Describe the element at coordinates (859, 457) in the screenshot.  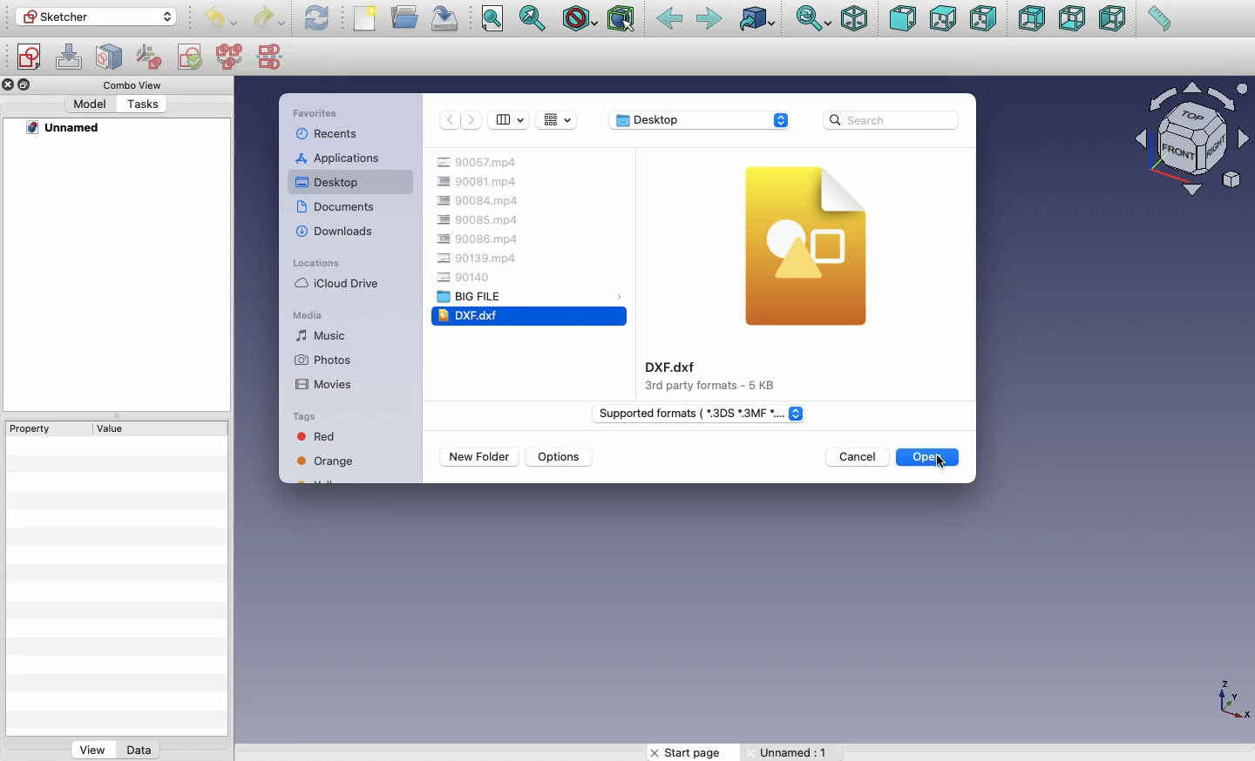
I see `Cancel` at that location.